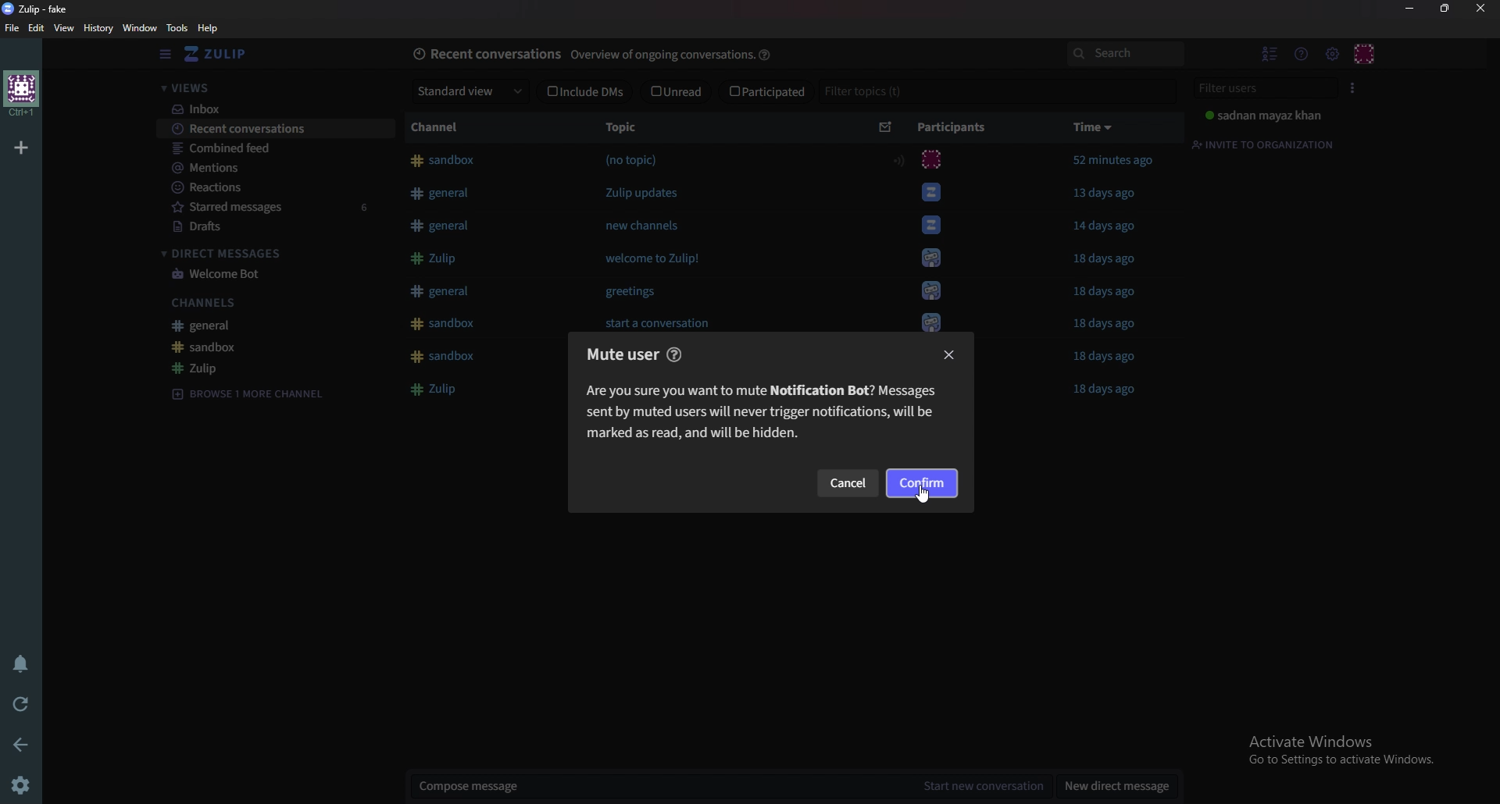 The width and height of the screenshot is (1500, 804). What do you see at coordinates (41, 8) in the screenshot?
I see `zulip-fake` at bounding box center [41, 8].